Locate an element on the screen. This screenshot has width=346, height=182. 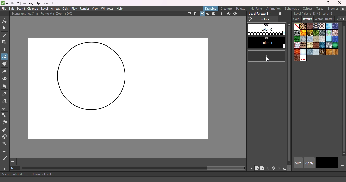
vertical scroll bar is located at coordinates (289, 93).